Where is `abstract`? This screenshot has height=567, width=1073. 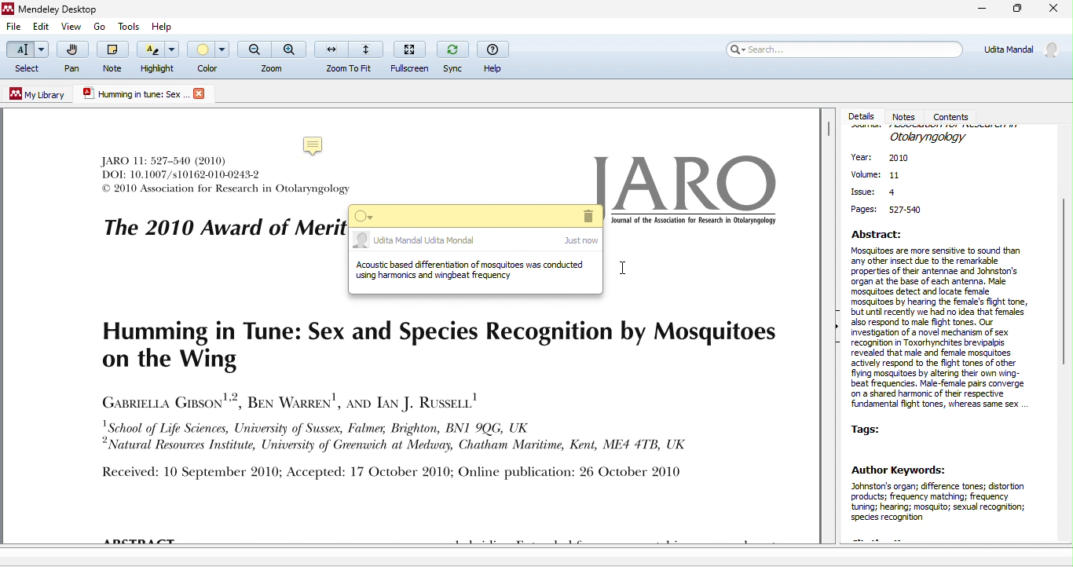
abstract is located at coordinates (943, 320).